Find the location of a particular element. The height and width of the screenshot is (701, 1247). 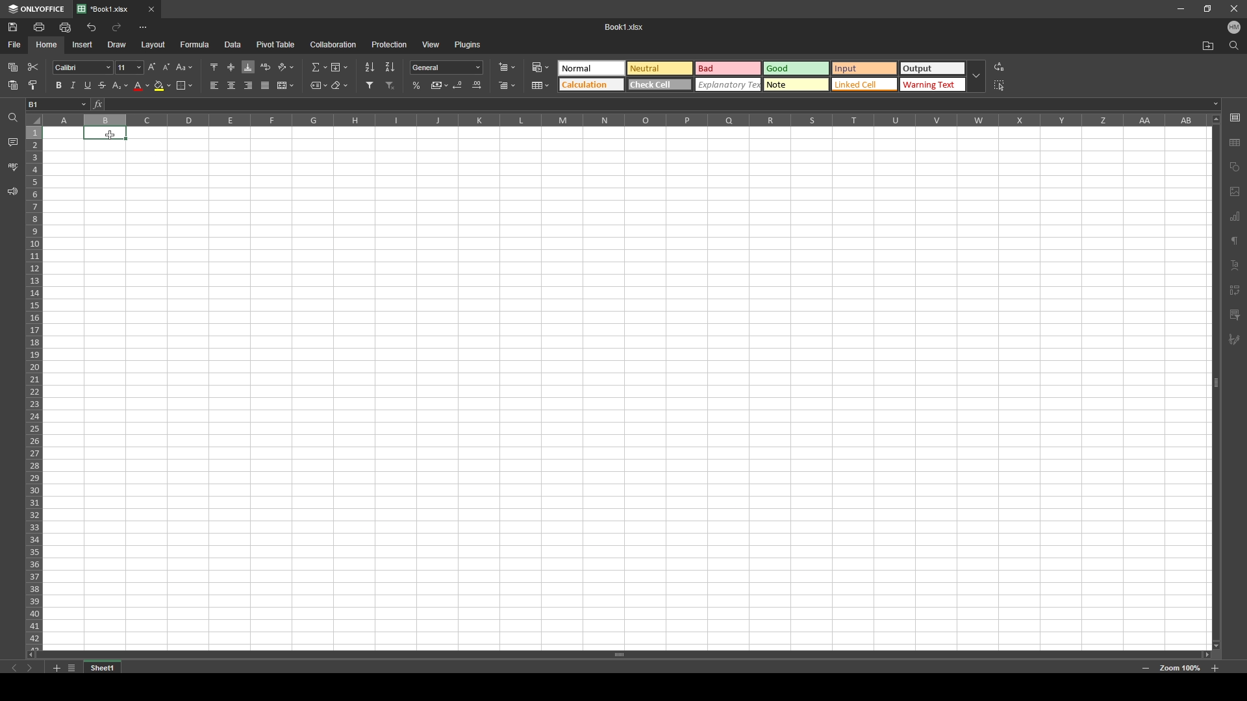

transform is located at coordinates (1235, 290).